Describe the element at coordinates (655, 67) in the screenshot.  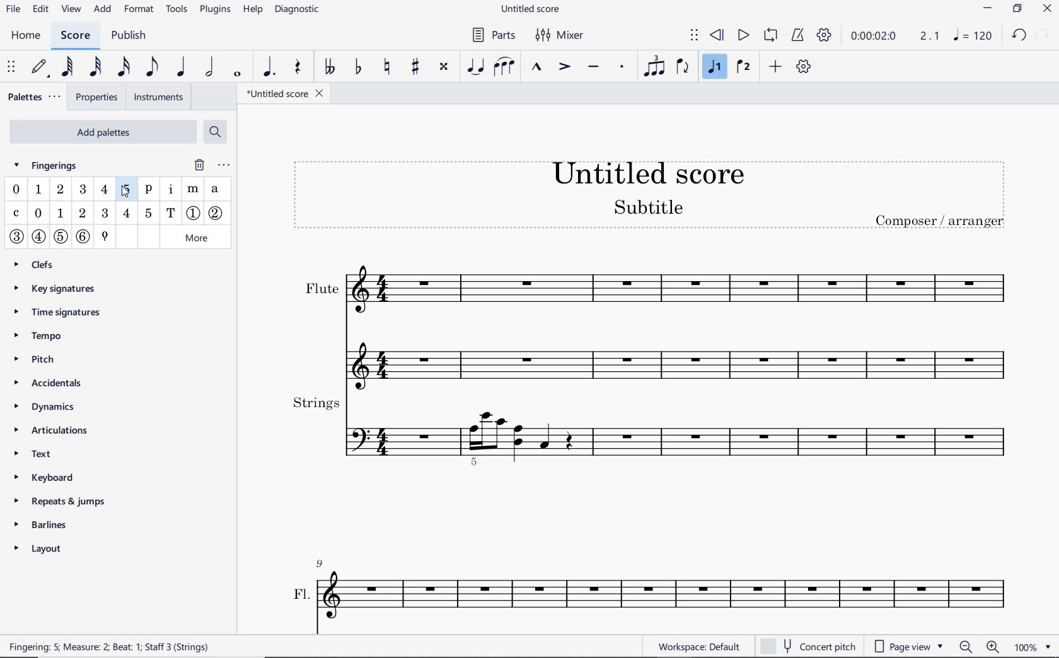
I see `tuplet` at that location.